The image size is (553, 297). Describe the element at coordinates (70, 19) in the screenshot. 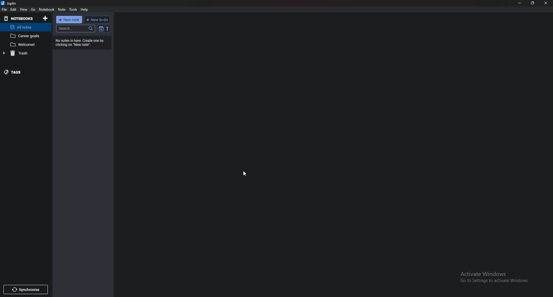

I see `new note` at that location.